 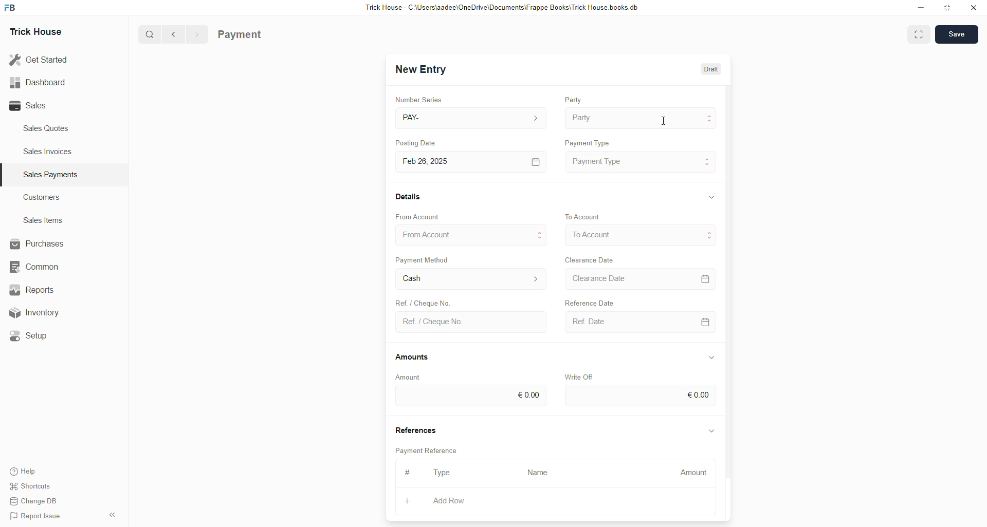 I want to click on €0.00, so click(x=470, y=396).